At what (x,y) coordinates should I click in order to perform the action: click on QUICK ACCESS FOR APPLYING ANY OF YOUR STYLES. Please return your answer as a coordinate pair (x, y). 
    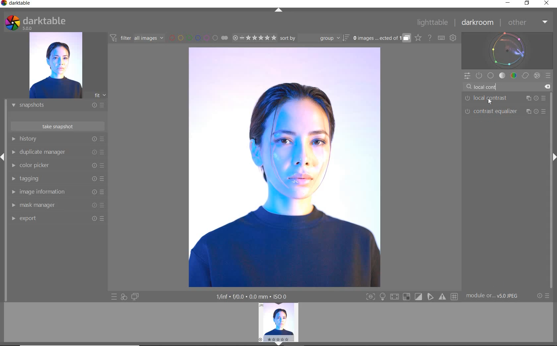
    Looking at the image, I should click on (123, 297).